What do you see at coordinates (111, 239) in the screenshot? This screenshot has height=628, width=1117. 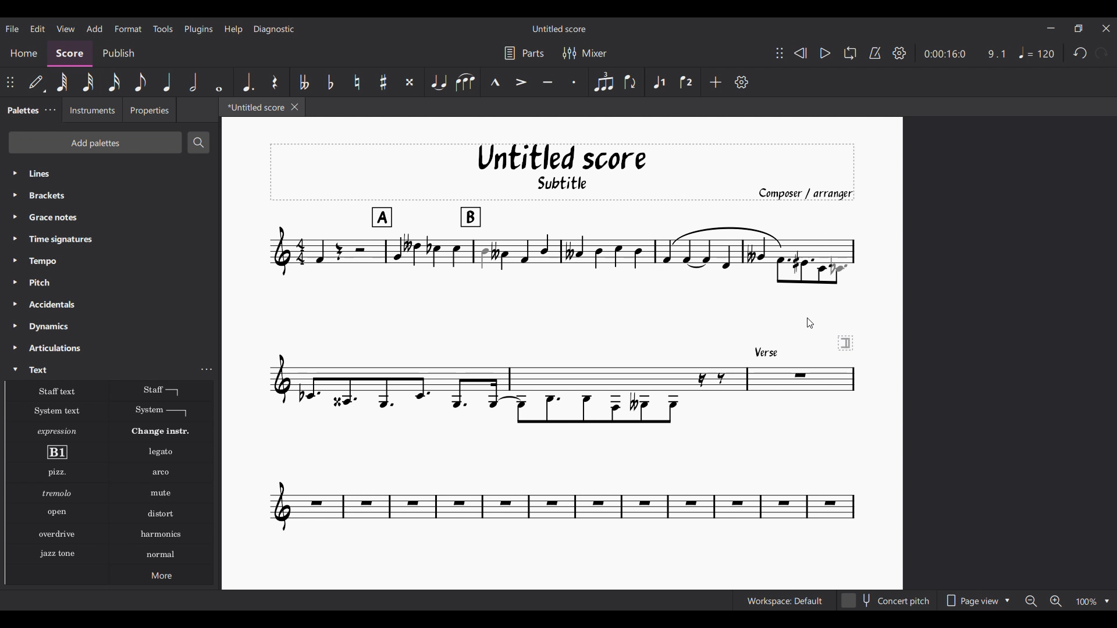 I see `Time signatures` at bounding box center [111, 239].